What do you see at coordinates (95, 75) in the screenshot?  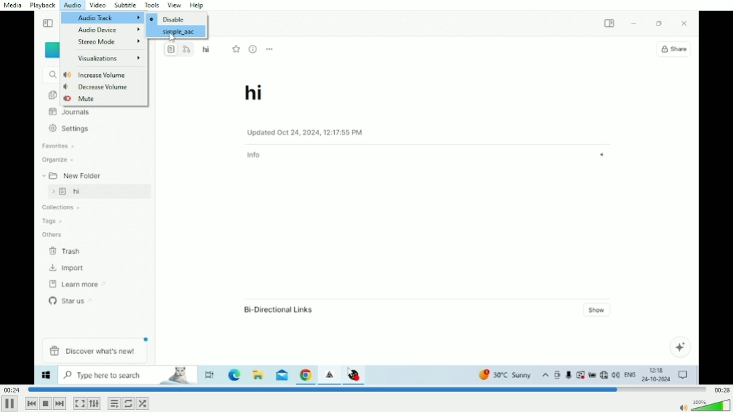 I see `Increase Volume` at bounding box center [95, 75].